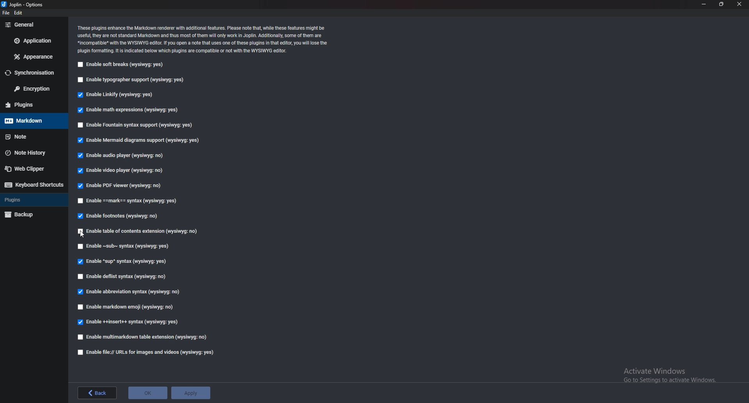 Image resolution: width=749 pixels, height=403 pixels. What do you see at coordinates (136, 109) in the screenshot?
I see `Enable math expressions` at bounding box center [136, 109].